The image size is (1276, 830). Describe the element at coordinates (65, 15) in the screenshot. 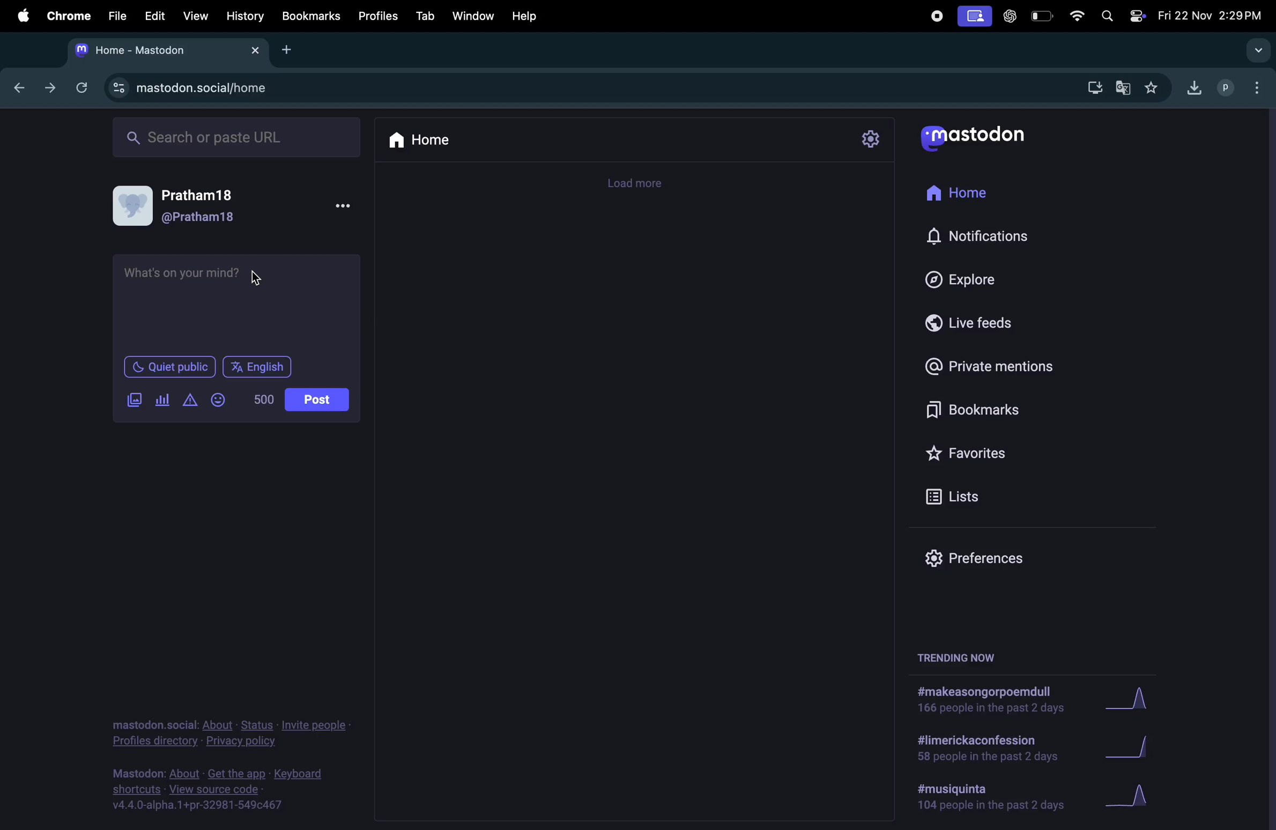

I see `chrome` at that location.